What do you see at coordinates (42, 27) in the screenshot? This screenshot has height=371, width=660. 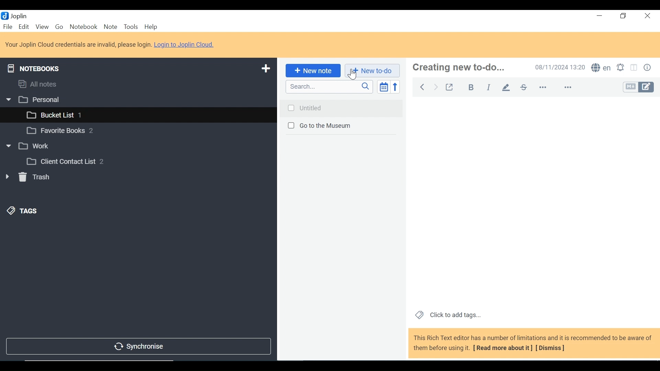 I see `View` at bounding box center [42, 27].